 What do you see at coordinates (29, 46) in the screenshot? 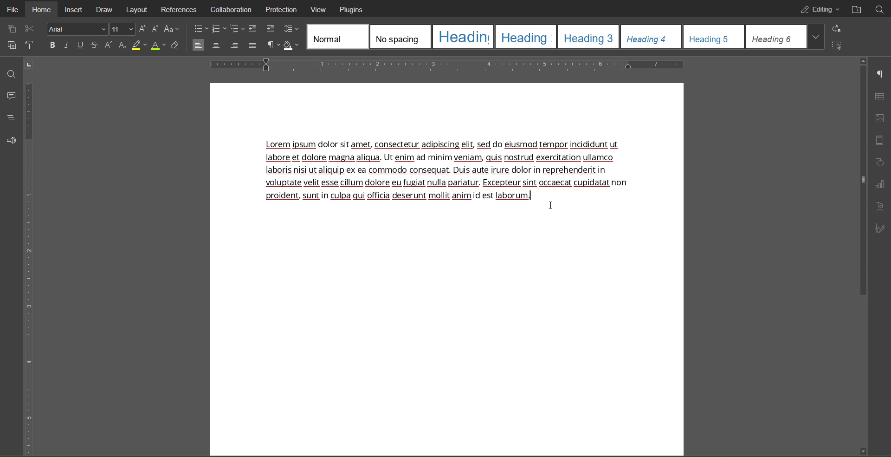
I see `Formatter` at bounding box center [29, 46].